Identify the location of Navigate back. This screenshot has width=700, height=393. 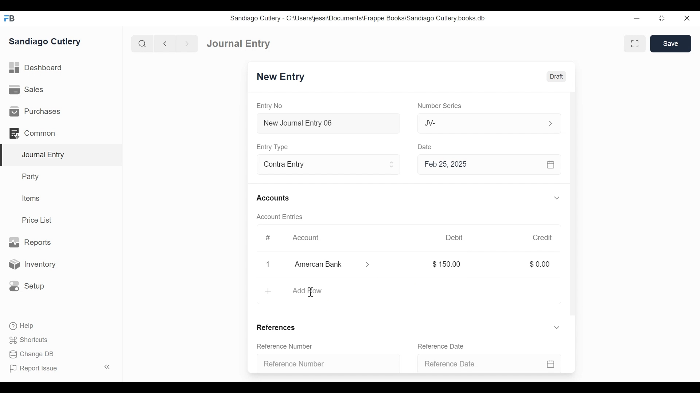
(165, 44).